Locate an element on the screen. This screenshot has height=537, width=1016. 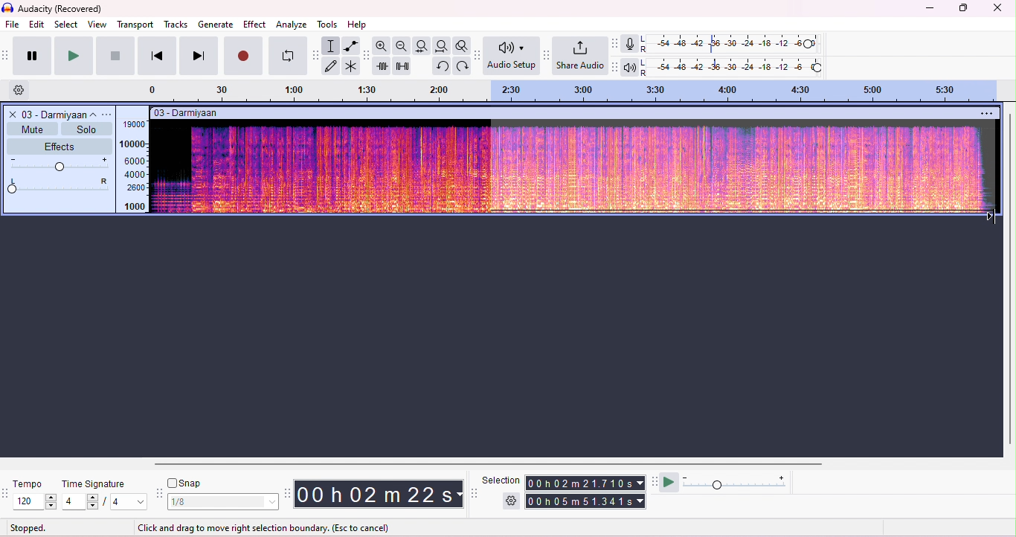
volume is located at coordinates (60, 165).